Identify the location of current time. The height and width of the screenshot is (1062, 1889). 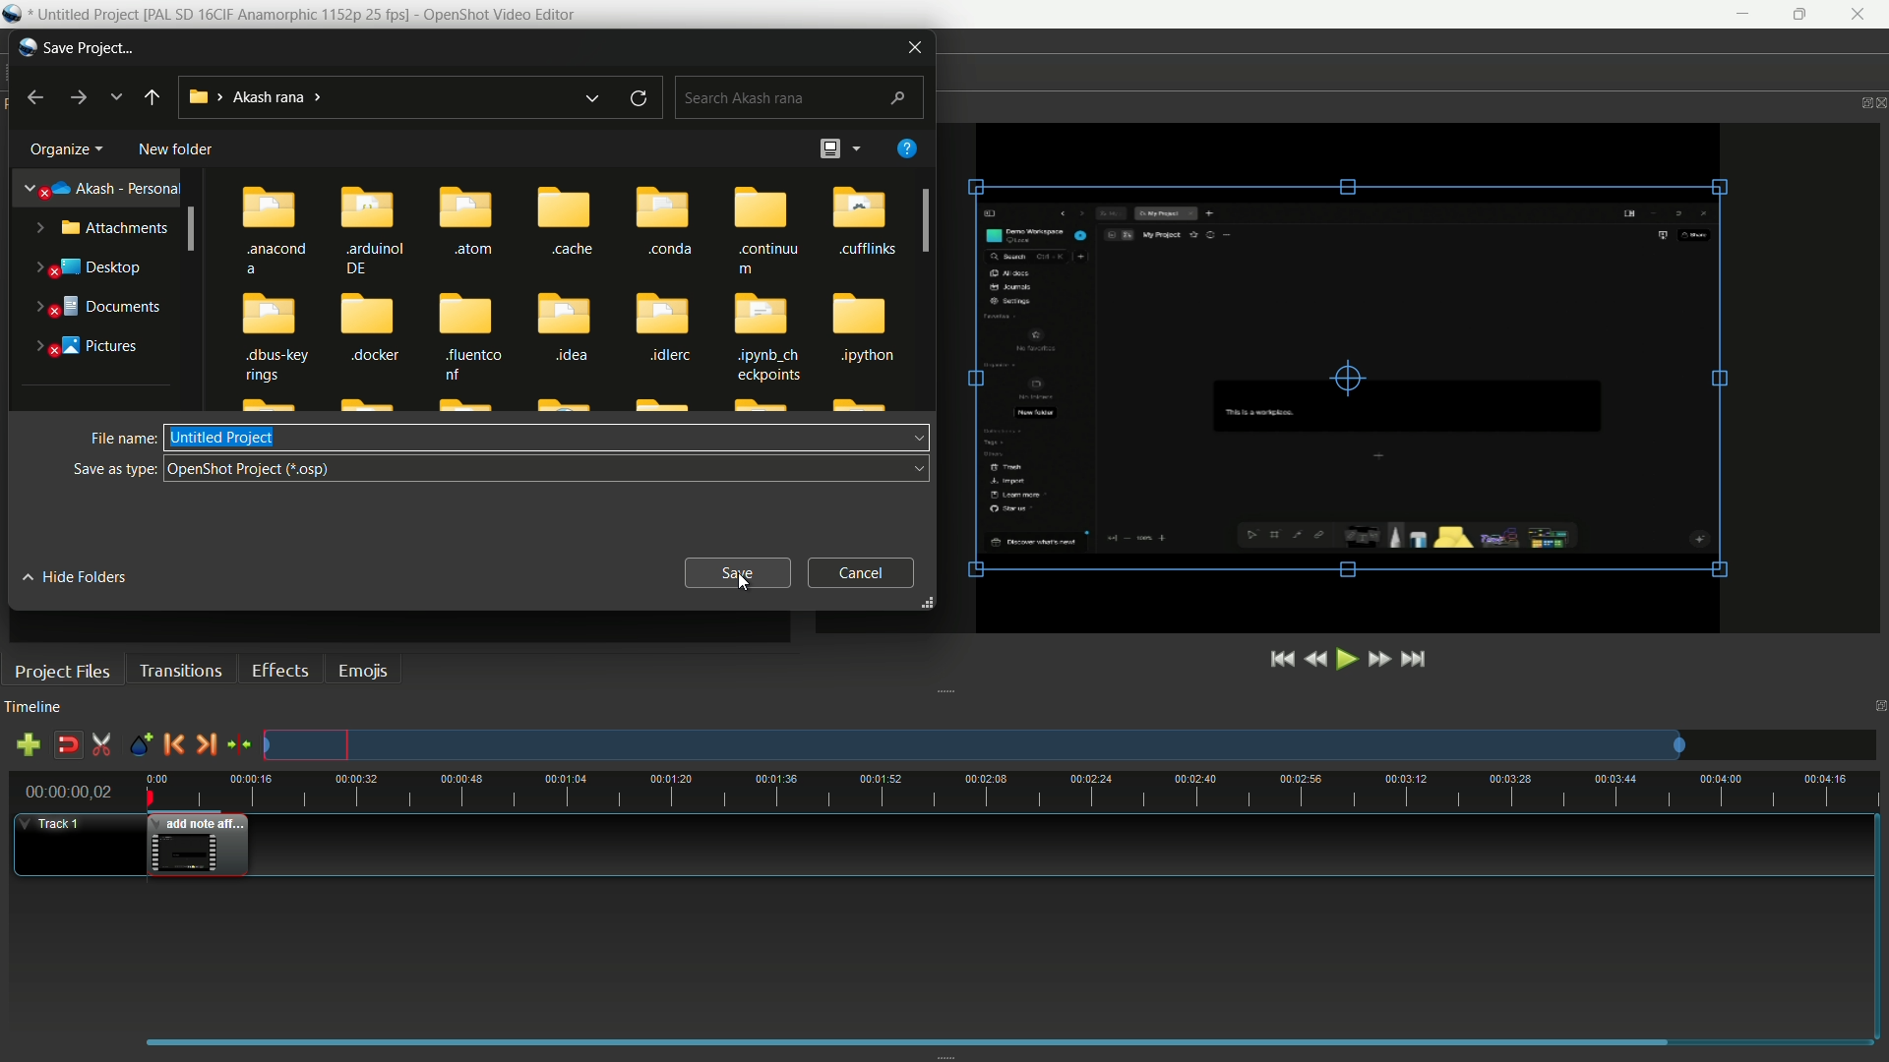
(69, 792).